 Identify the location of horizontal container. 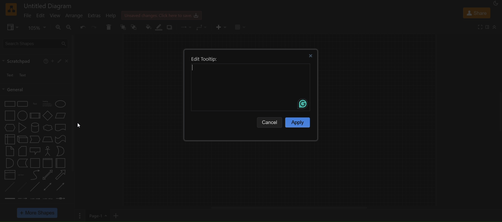
(61, 163).